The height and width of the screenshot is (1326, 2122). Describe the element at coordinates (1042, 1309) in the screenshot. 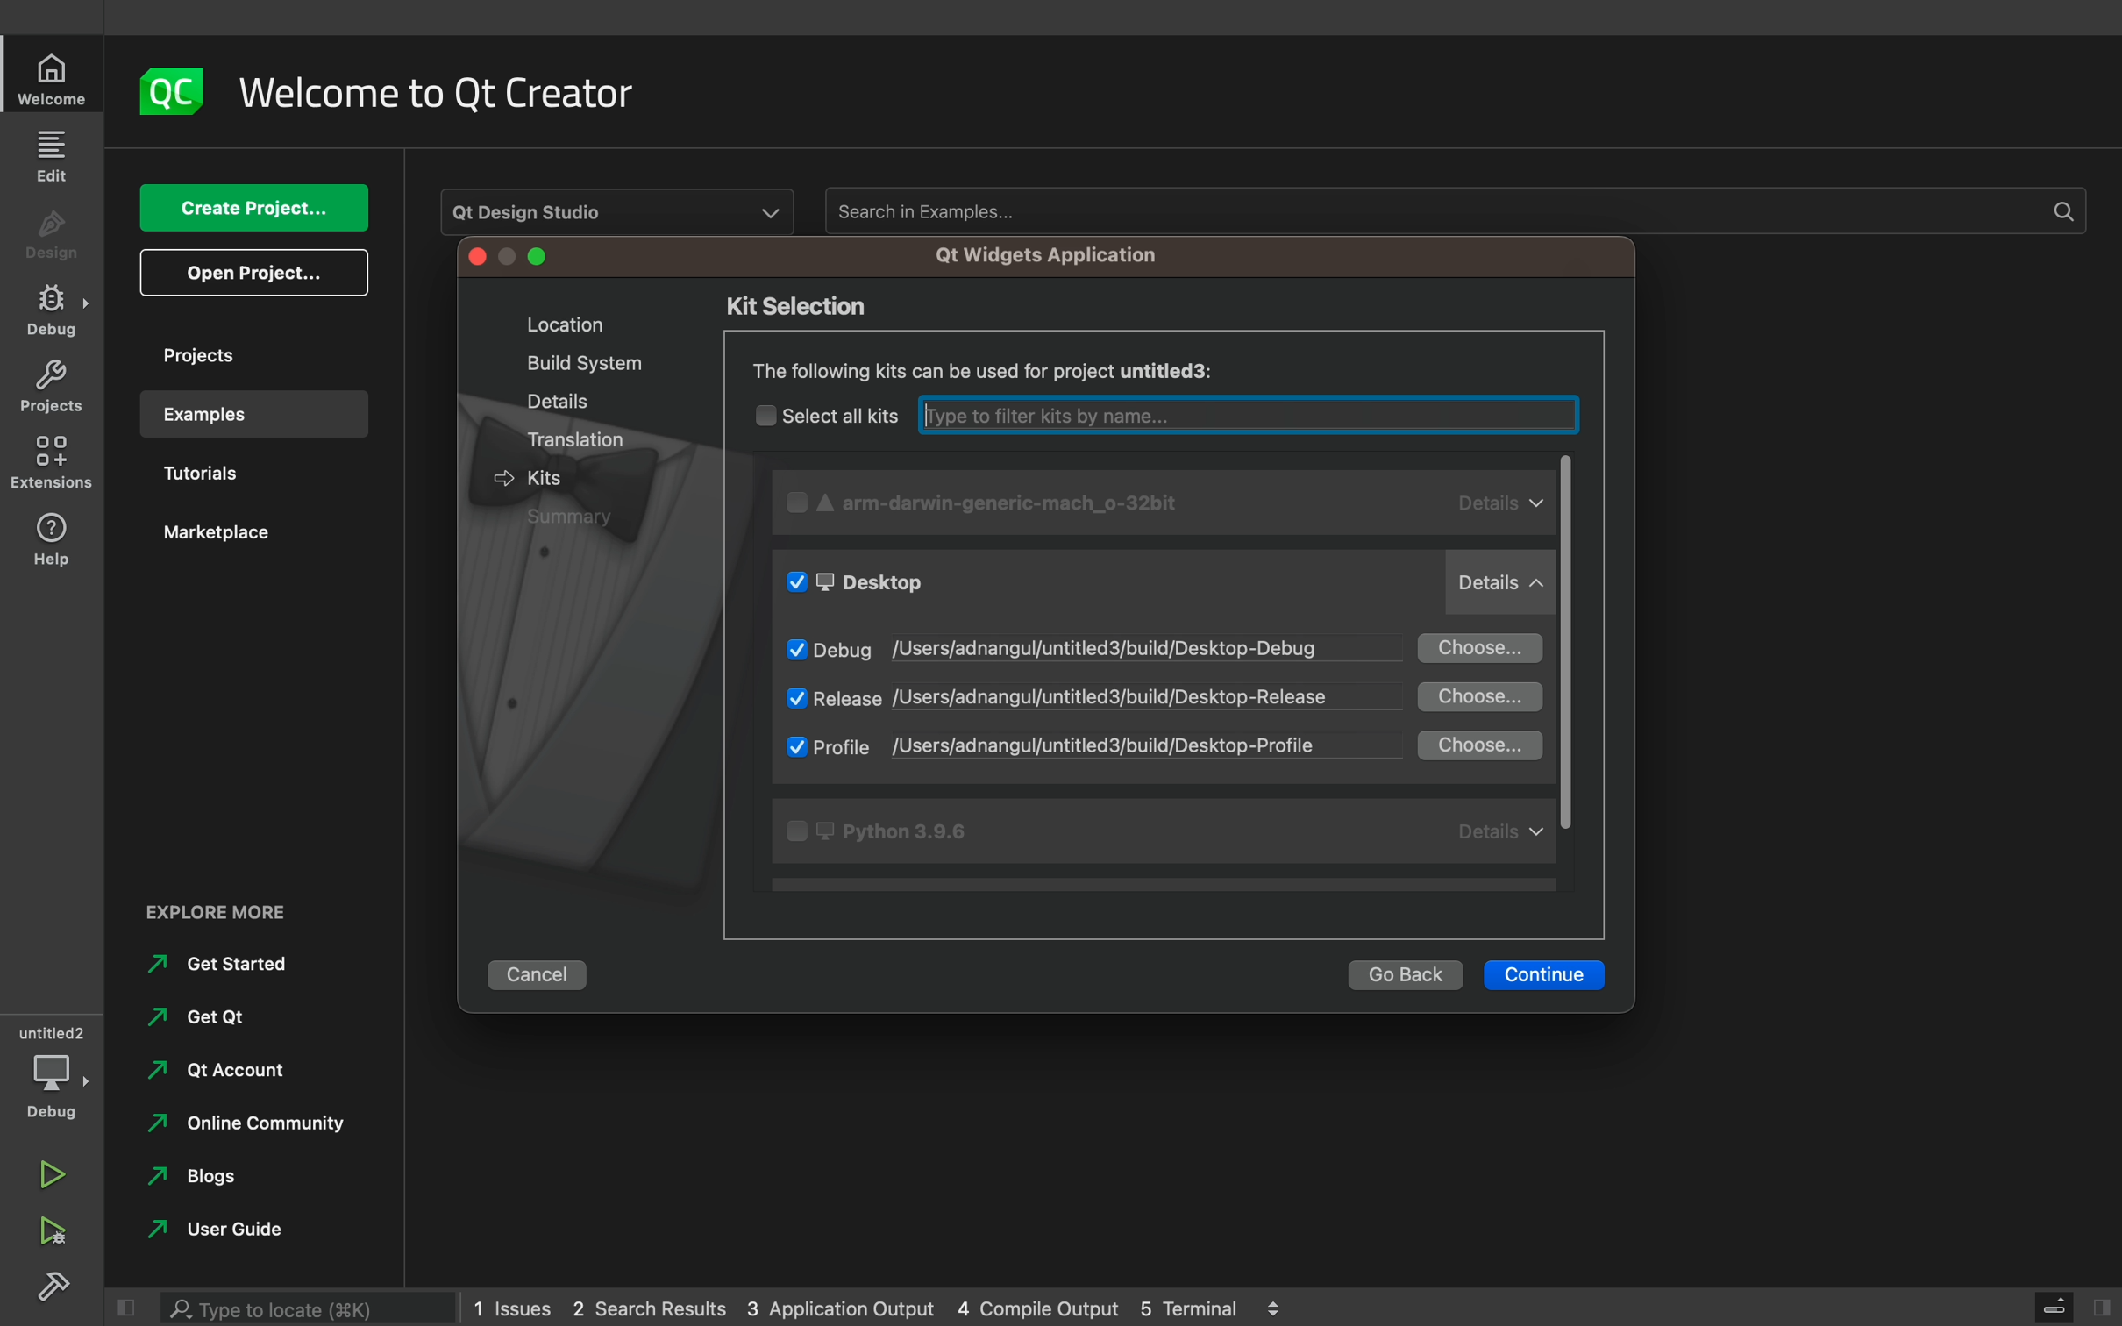

I see `4 console output` at that location.